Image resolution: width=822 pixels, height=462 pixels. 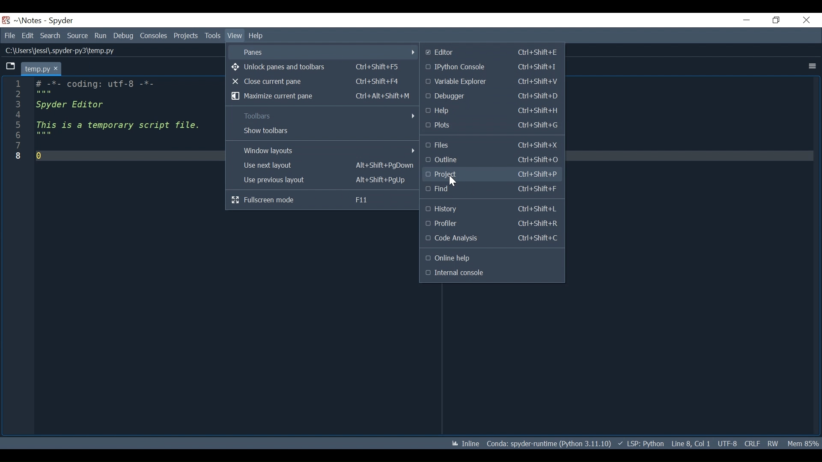 What do you see at coordinates (213, 36) in the screenshot?
I see `Tools` at bounding box center [213, 36].